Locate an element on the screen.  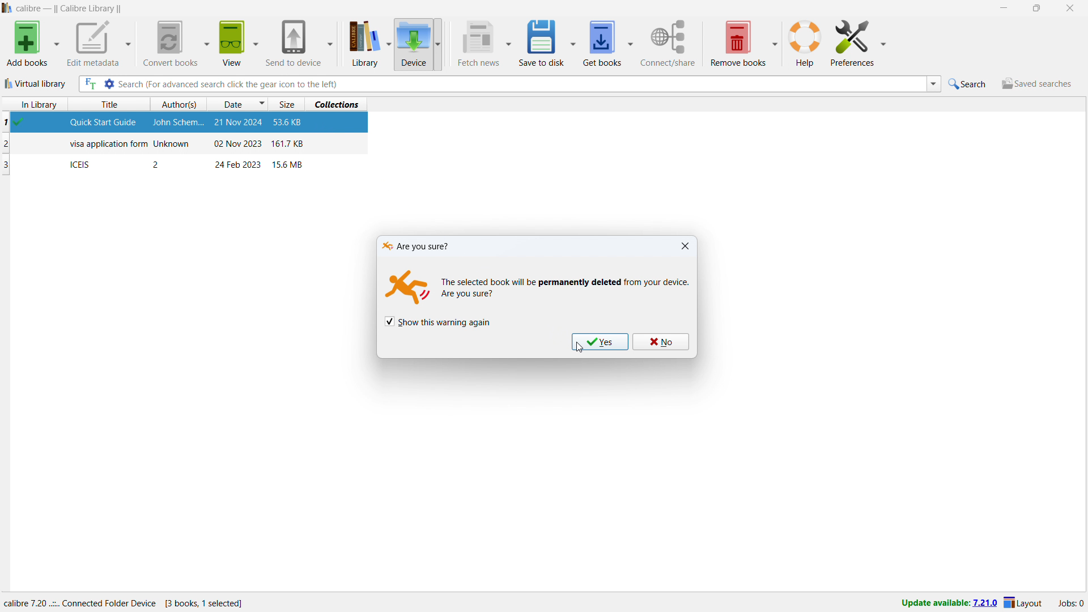
device options is located at coordinates (436, 44).